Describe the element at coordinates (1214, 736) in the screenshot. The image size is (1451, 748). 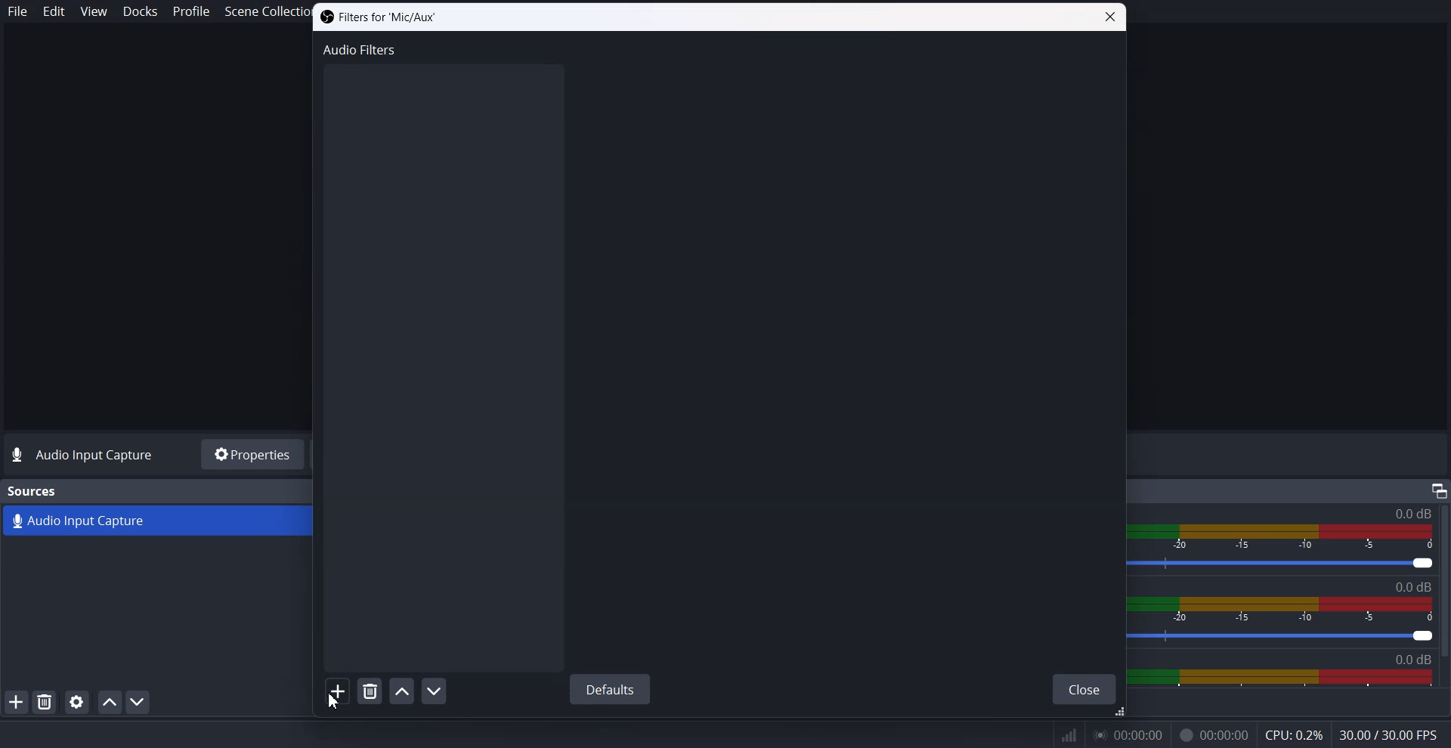
I see `Recording` at that location.